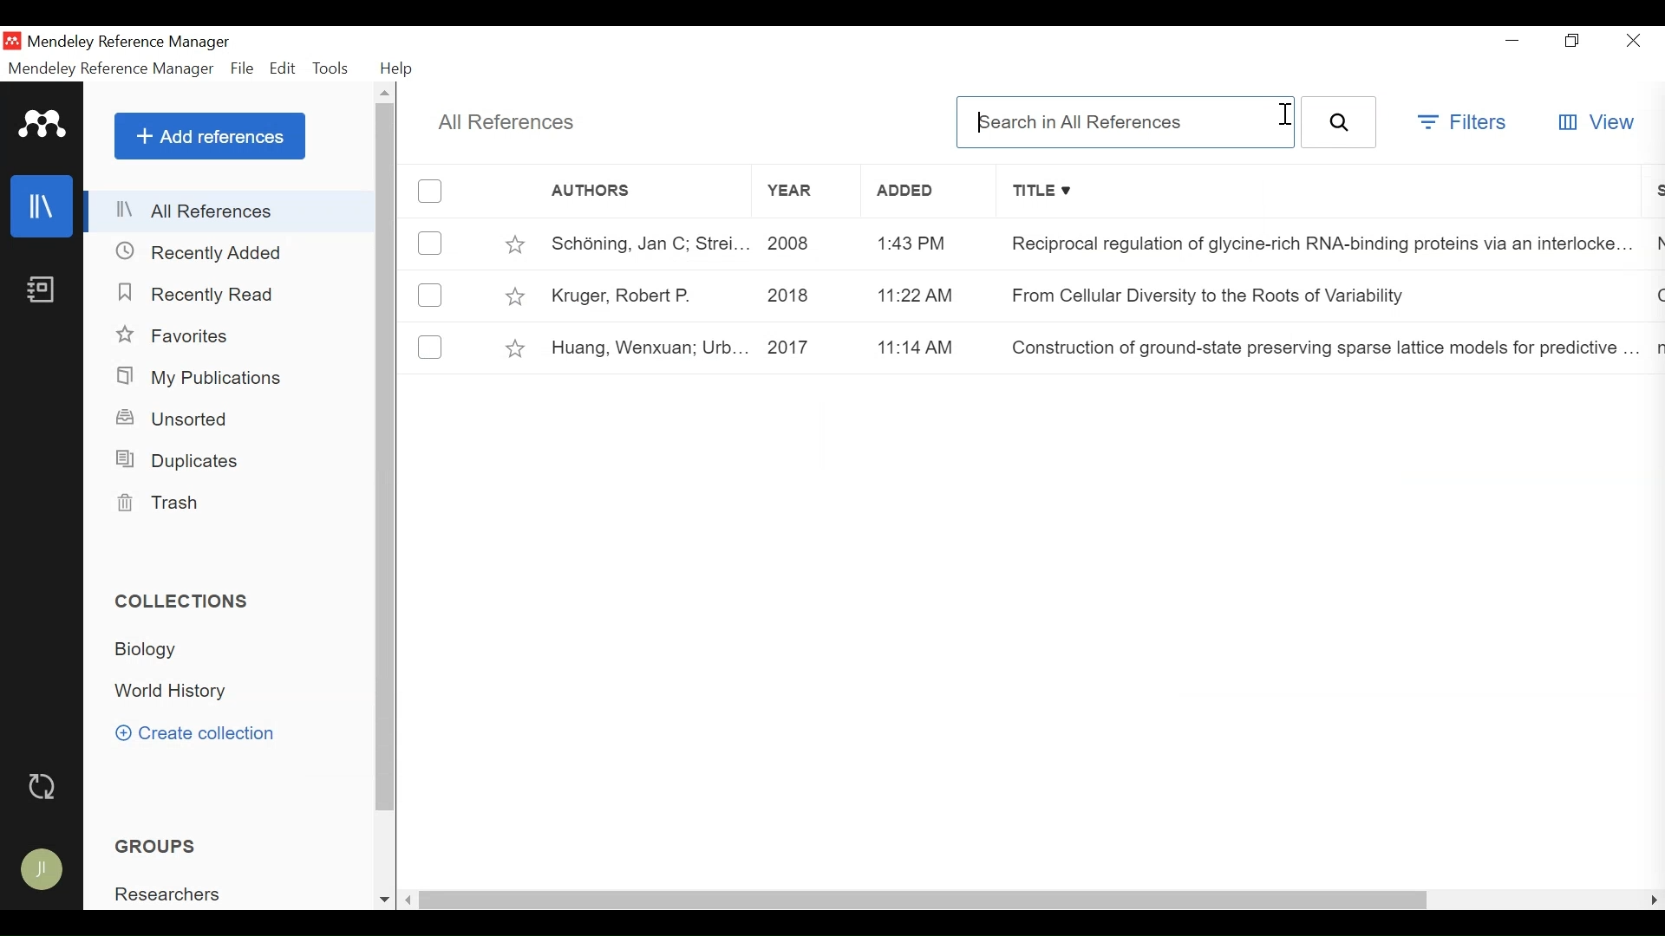 The width and height of the screenshot is (1665, 936). I want to click on Scroll Left, so click(409, 901).